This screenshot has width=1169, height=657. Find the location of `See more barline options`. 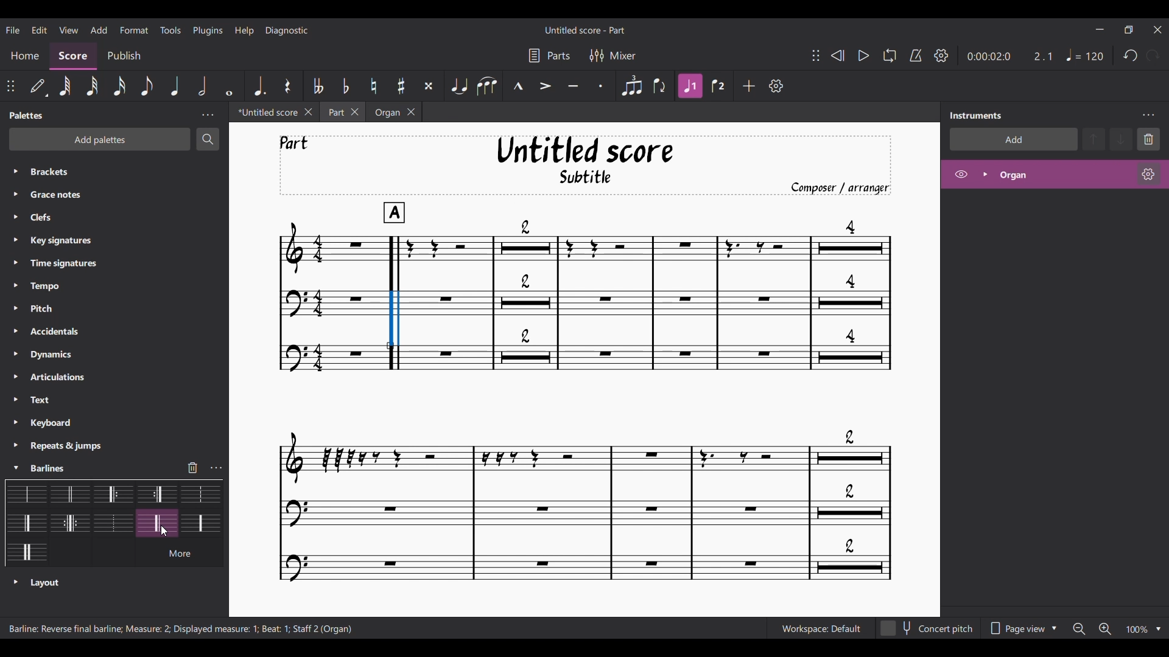

See more barline options is located at coordinates (180, 553).